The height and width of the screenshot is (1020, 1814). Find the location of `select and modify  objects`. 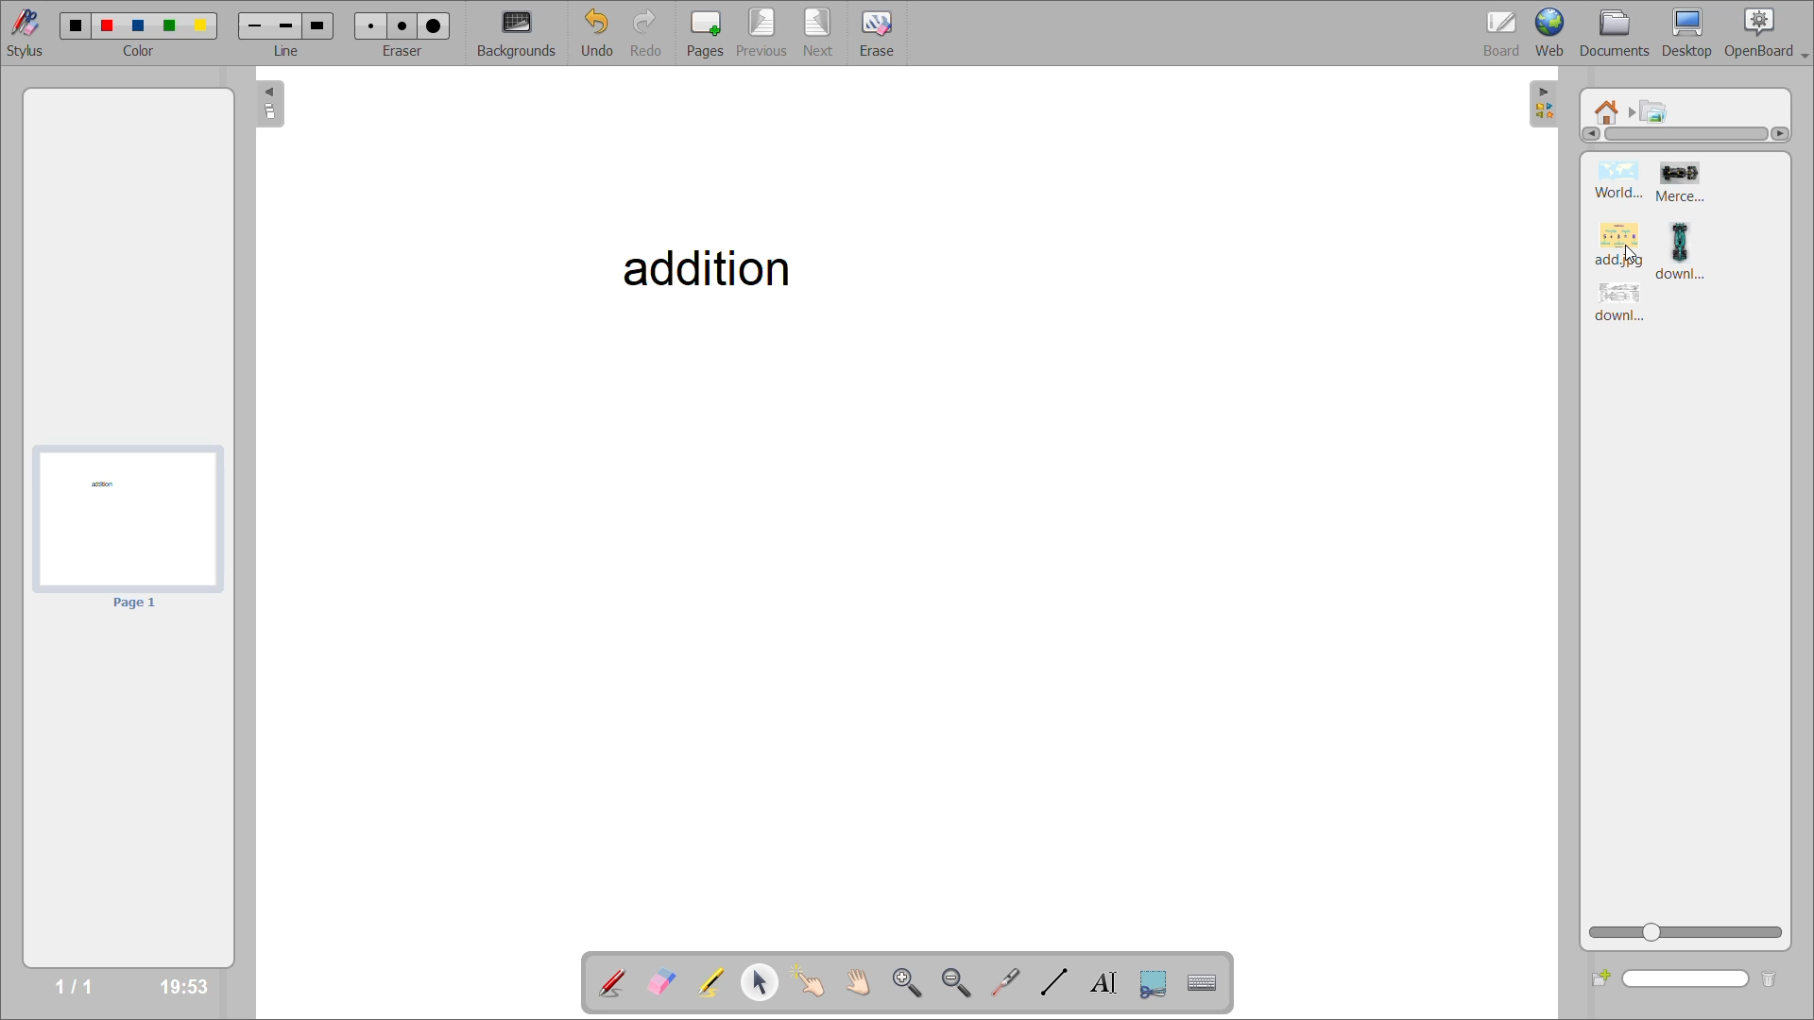

select and modify  objects is located at coordinates (764, 984).